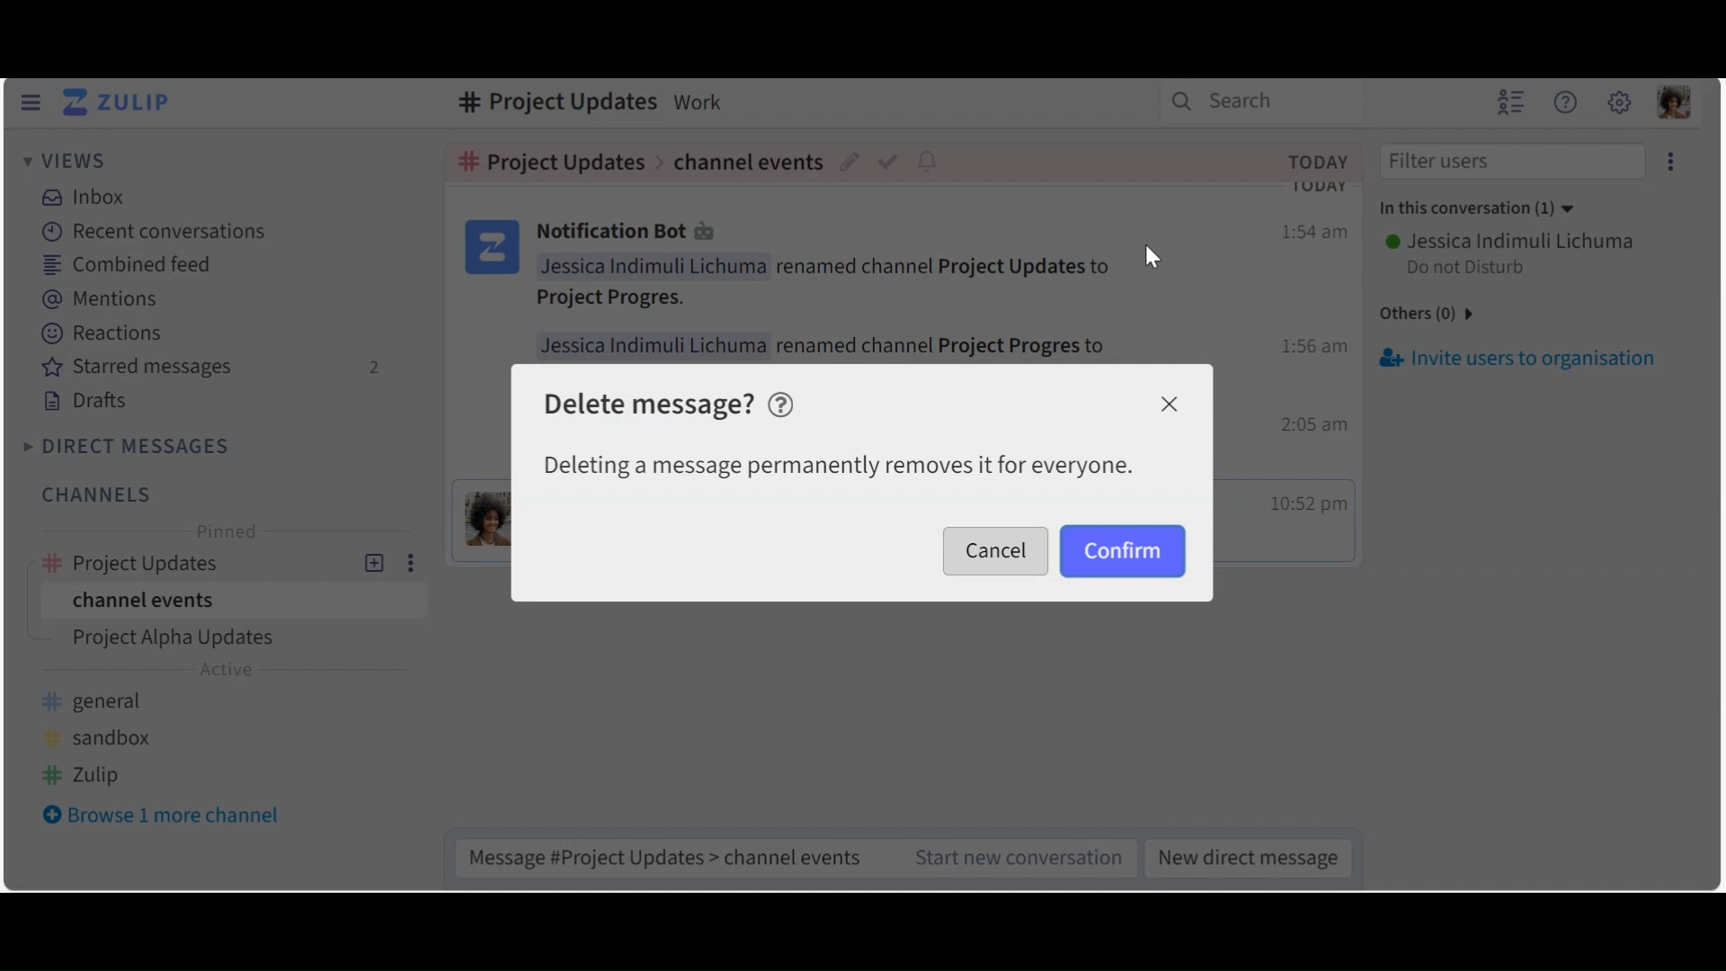 This screenshot has height=971, width=1726. What do you see at coordinates (1487, 209) in the screenshot?
I see `In this conversation` at bounding box center [1487, 209].